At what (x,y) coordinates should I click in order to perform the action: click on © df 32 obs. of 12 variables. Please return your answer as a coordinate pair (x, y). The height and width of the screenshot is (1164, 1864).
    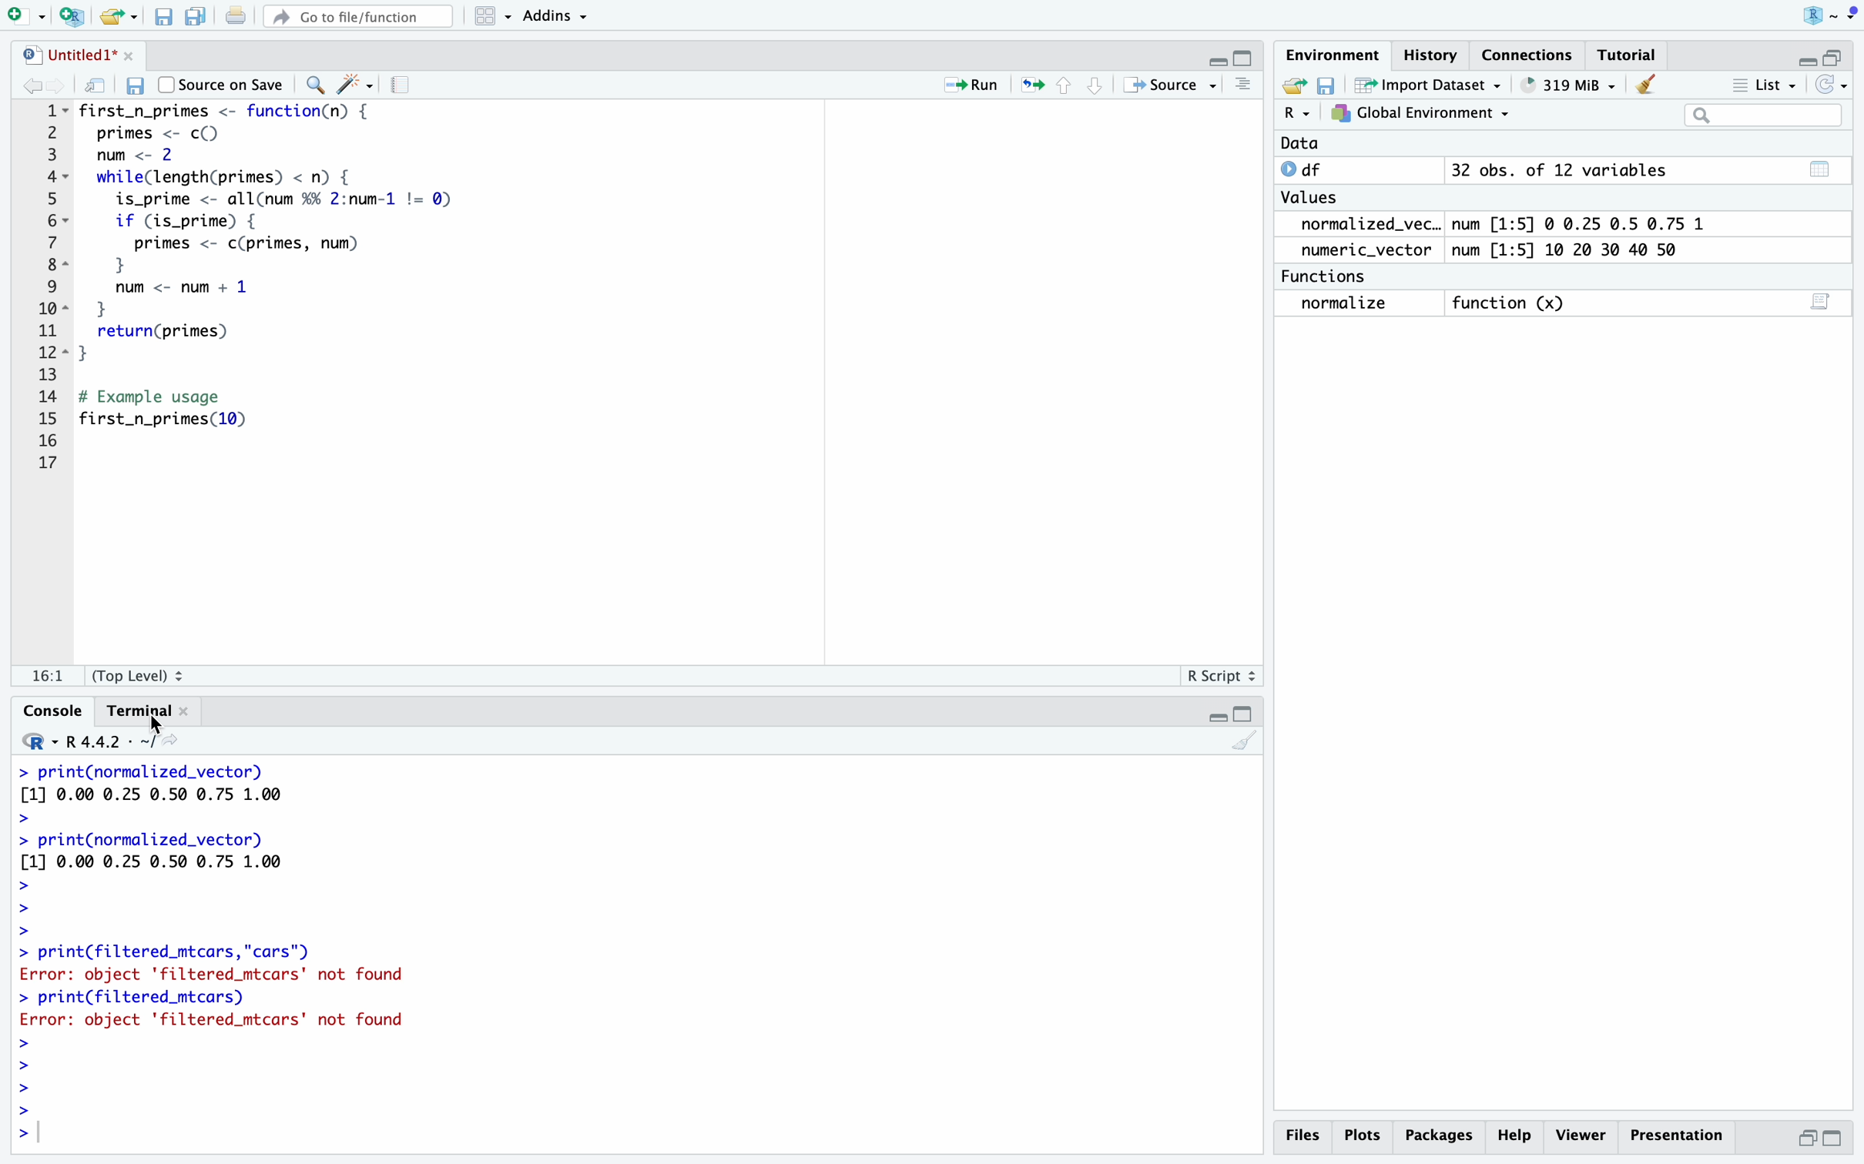
    Looking at the image, I should click on (1549, 169).